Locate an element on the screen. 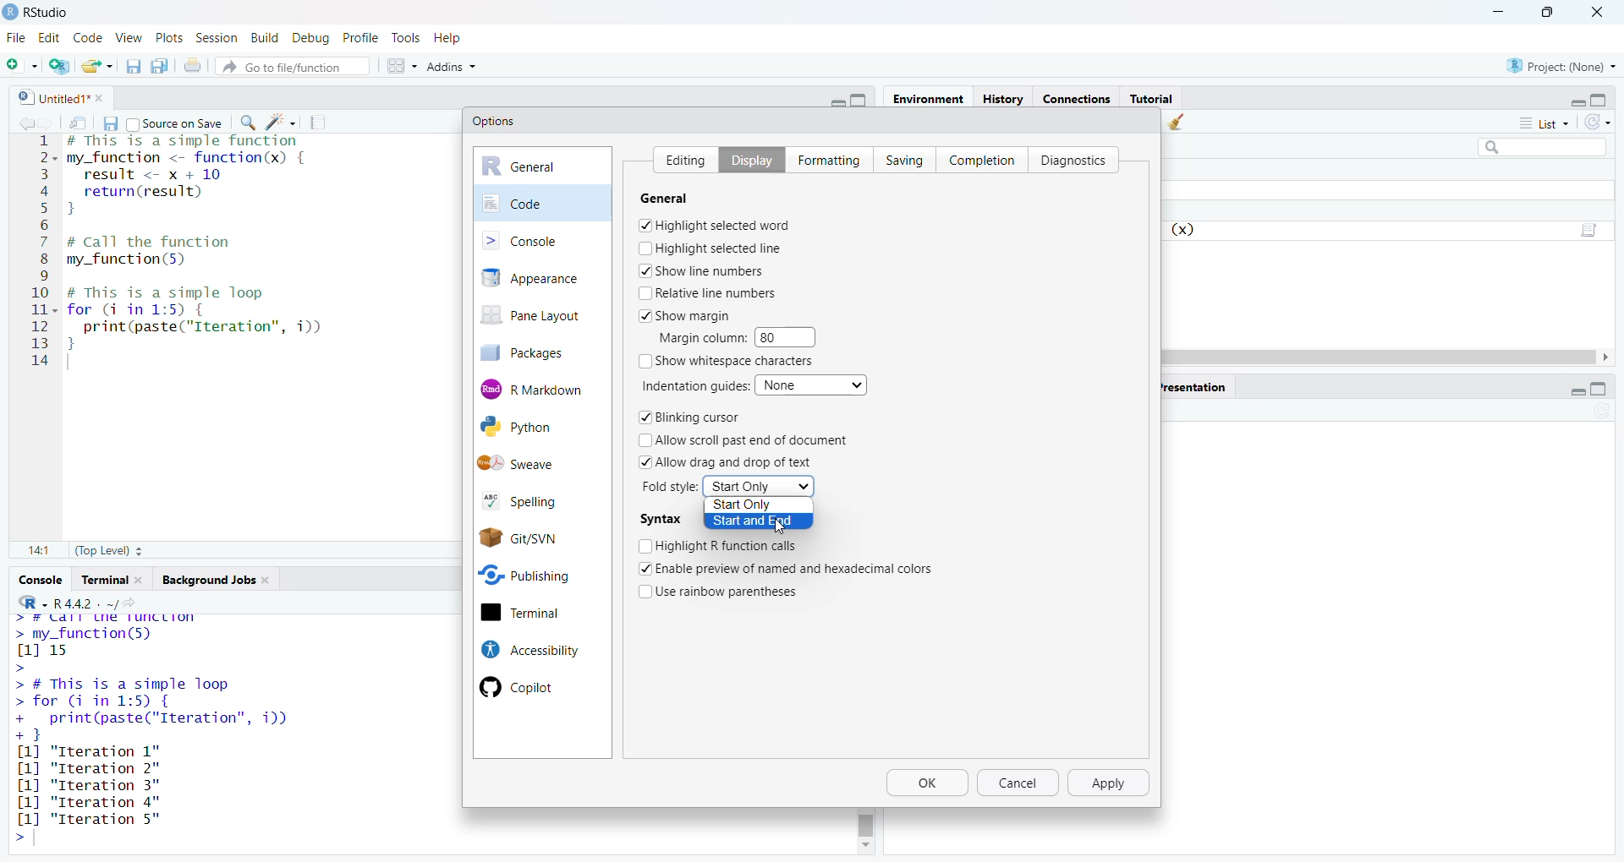 This screenshot has width=1624, height=862. print the current file is located at coordinates (195, 65).